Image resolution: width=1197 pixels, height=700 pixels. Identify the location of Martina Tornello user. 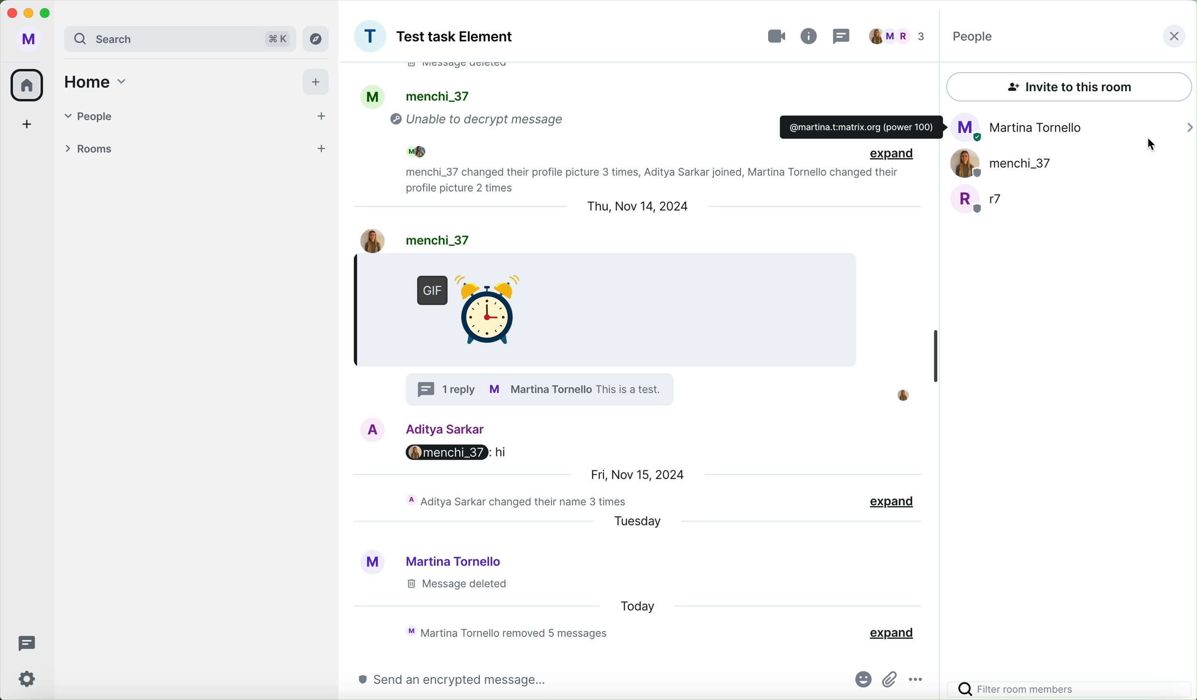
(1072, 124).